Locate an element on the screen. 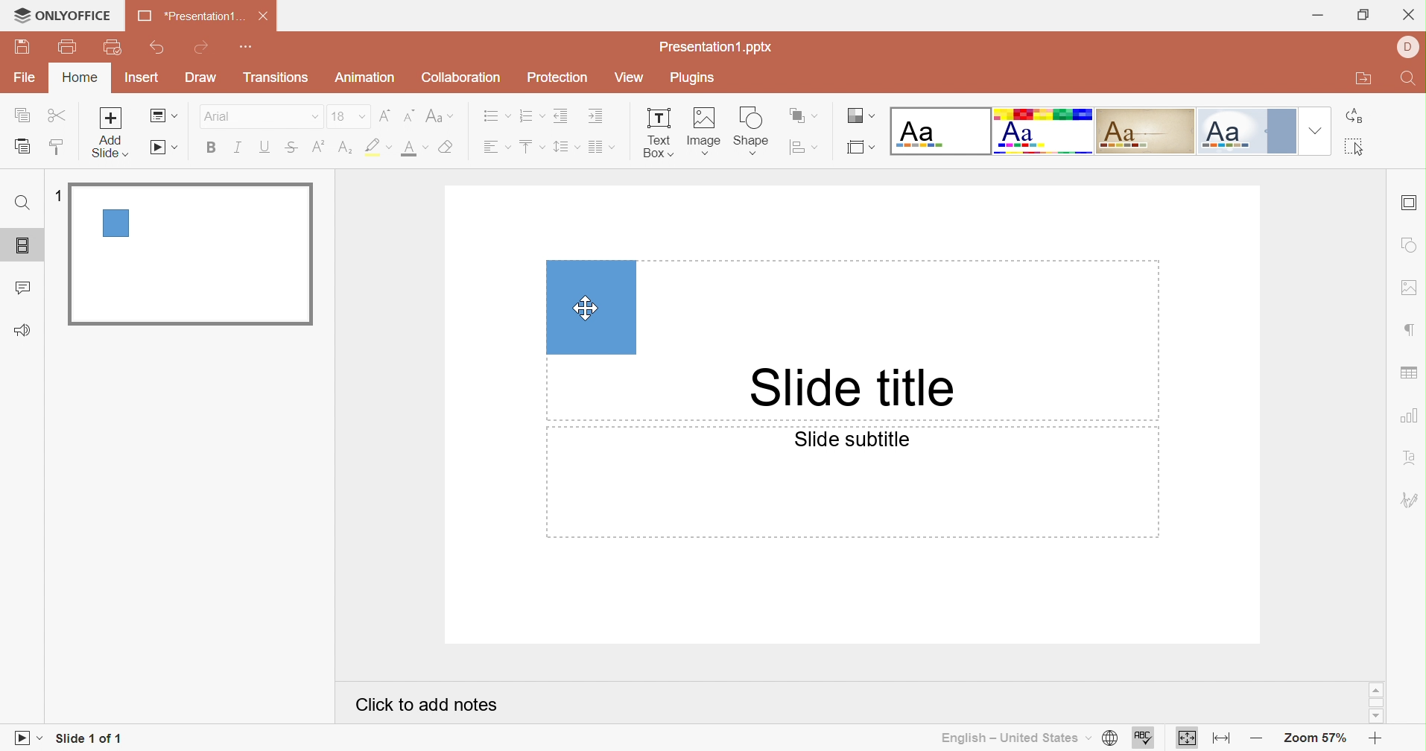 Image resolution: width=1426 pixels, height=751 pixels. Click to add notes is located at coordinates (426, 705).